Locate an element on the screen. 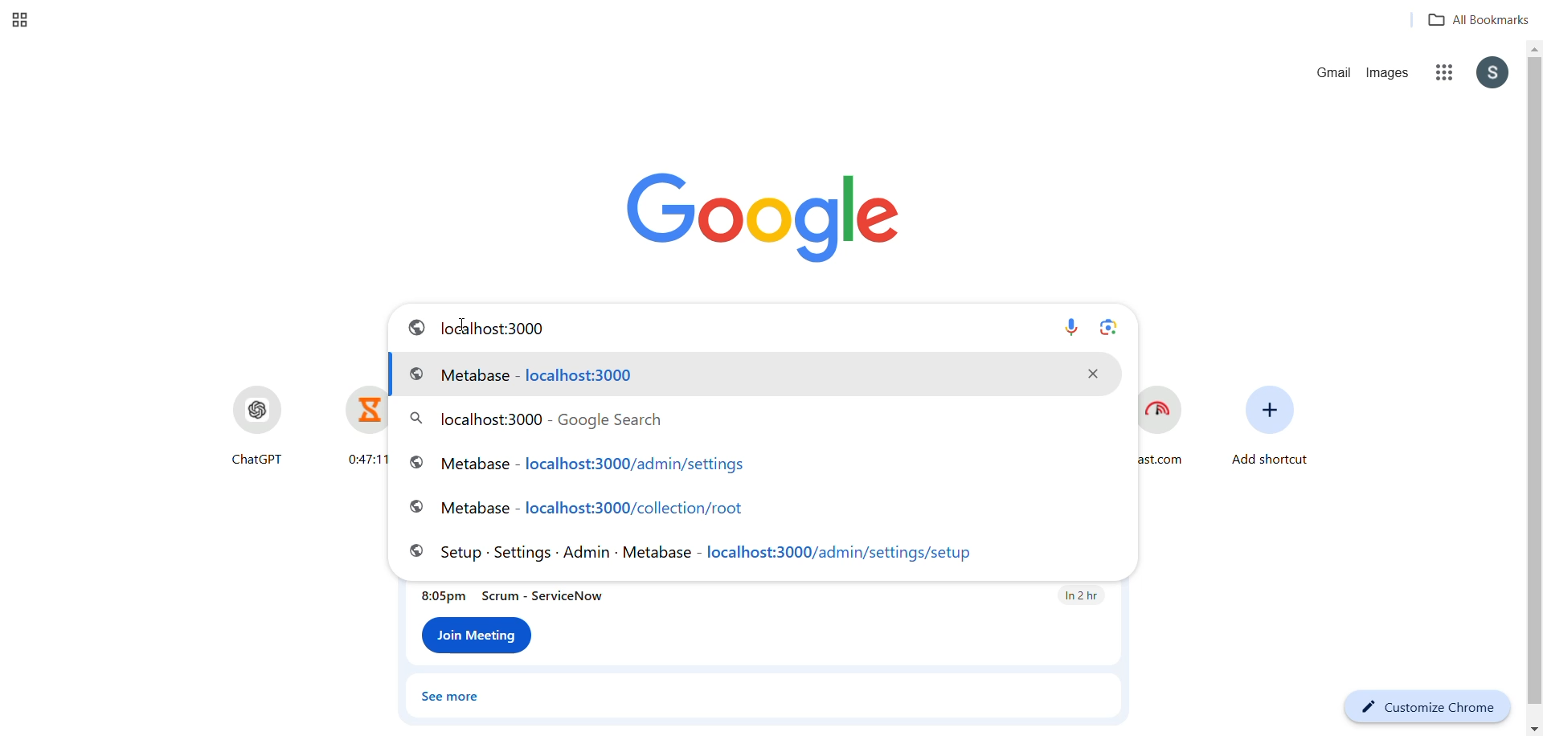 Image resolution: width=1543 pixels, height=736 pixels. see more is located at coordinates (455, 697).